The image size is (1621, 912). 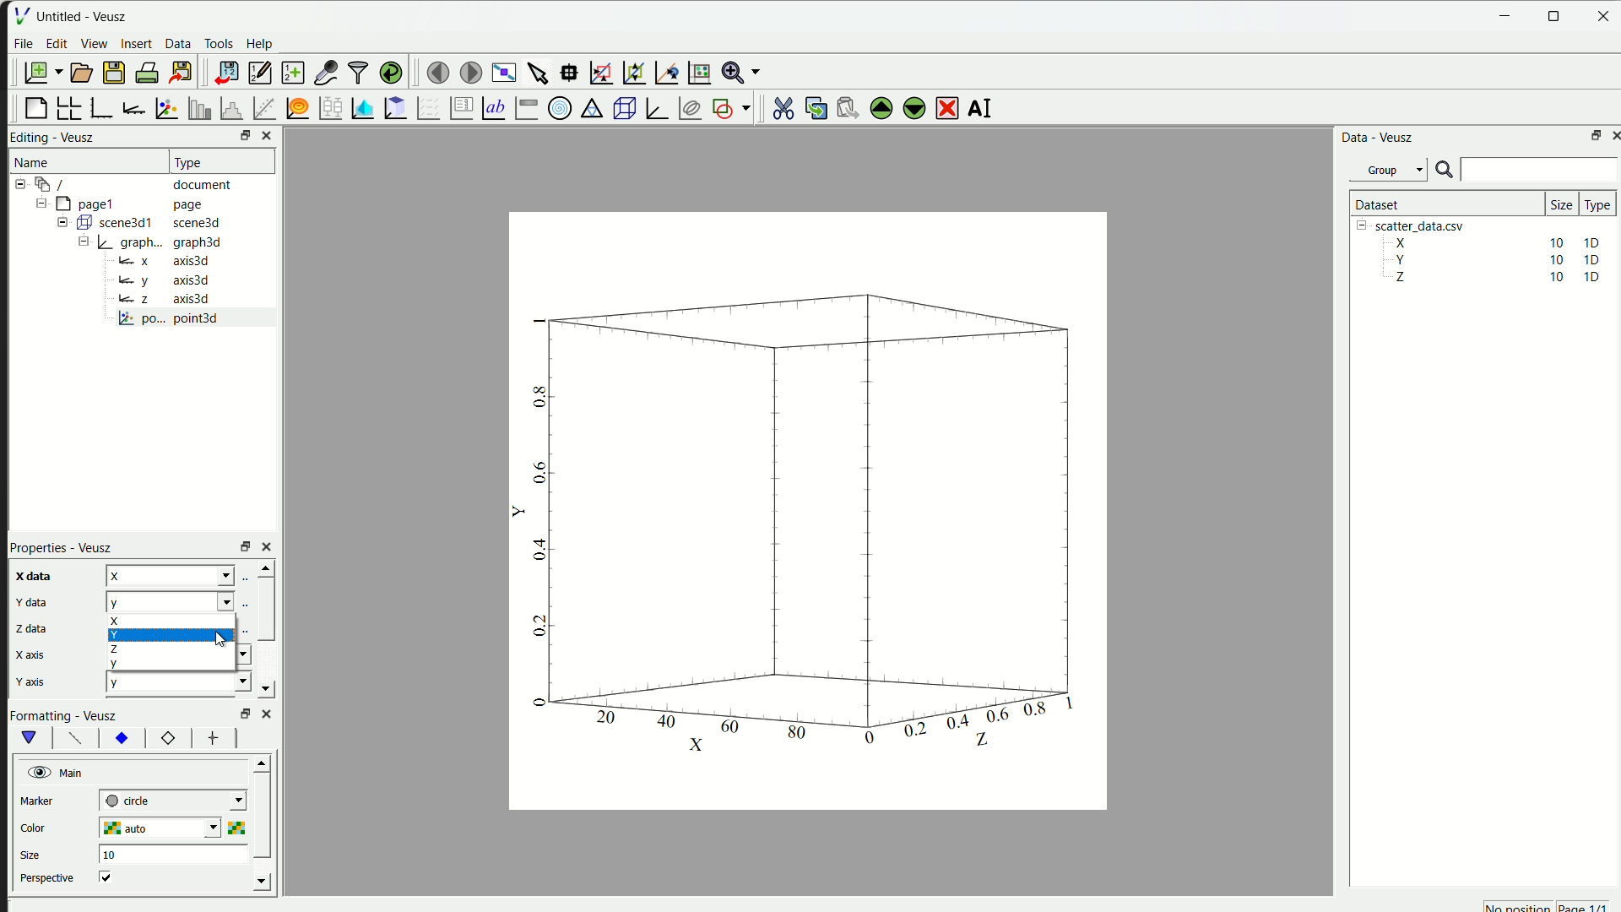 What do you see at coordinates (1592, 133) in the screenshot?
I see `maximize` at bounding box center [1592, 133].